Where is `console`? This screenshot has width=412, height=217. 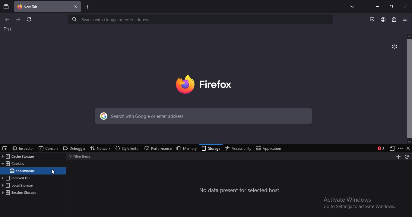 console is located at coordinates (49, 149).